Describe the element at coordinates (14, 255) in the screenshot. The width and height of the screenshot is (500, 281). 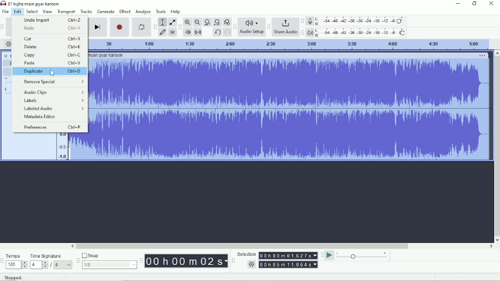
I see `Tempo` at that location.